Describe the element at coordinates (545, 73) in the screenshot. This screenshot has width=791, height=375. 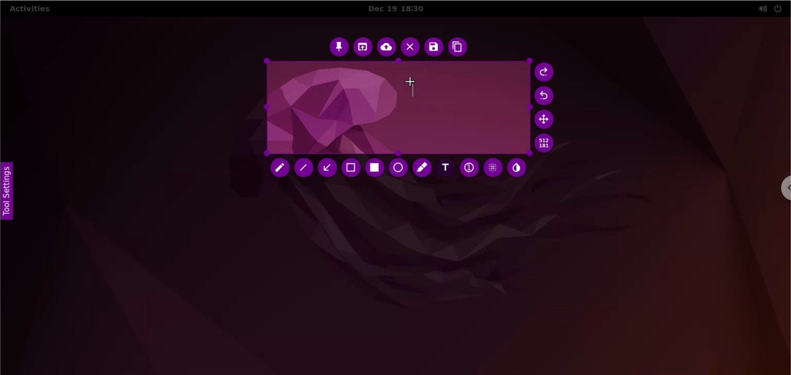
I see `redo` at that location.